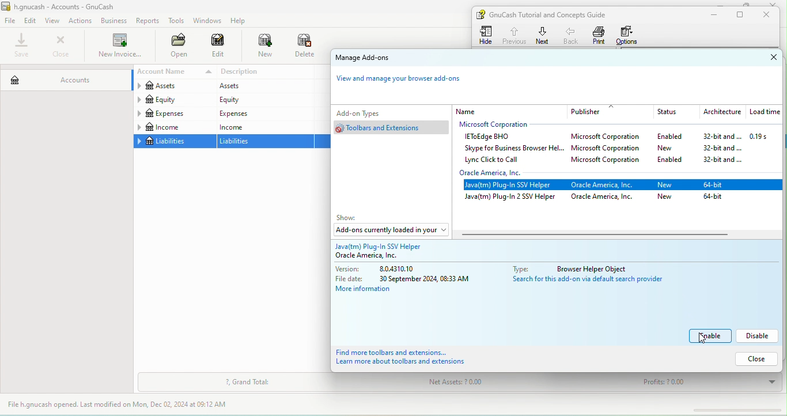 The height and width of the screenshot is (416, 787). I want to click on java (tm) plug ln ssv helper, so click(511, 186).